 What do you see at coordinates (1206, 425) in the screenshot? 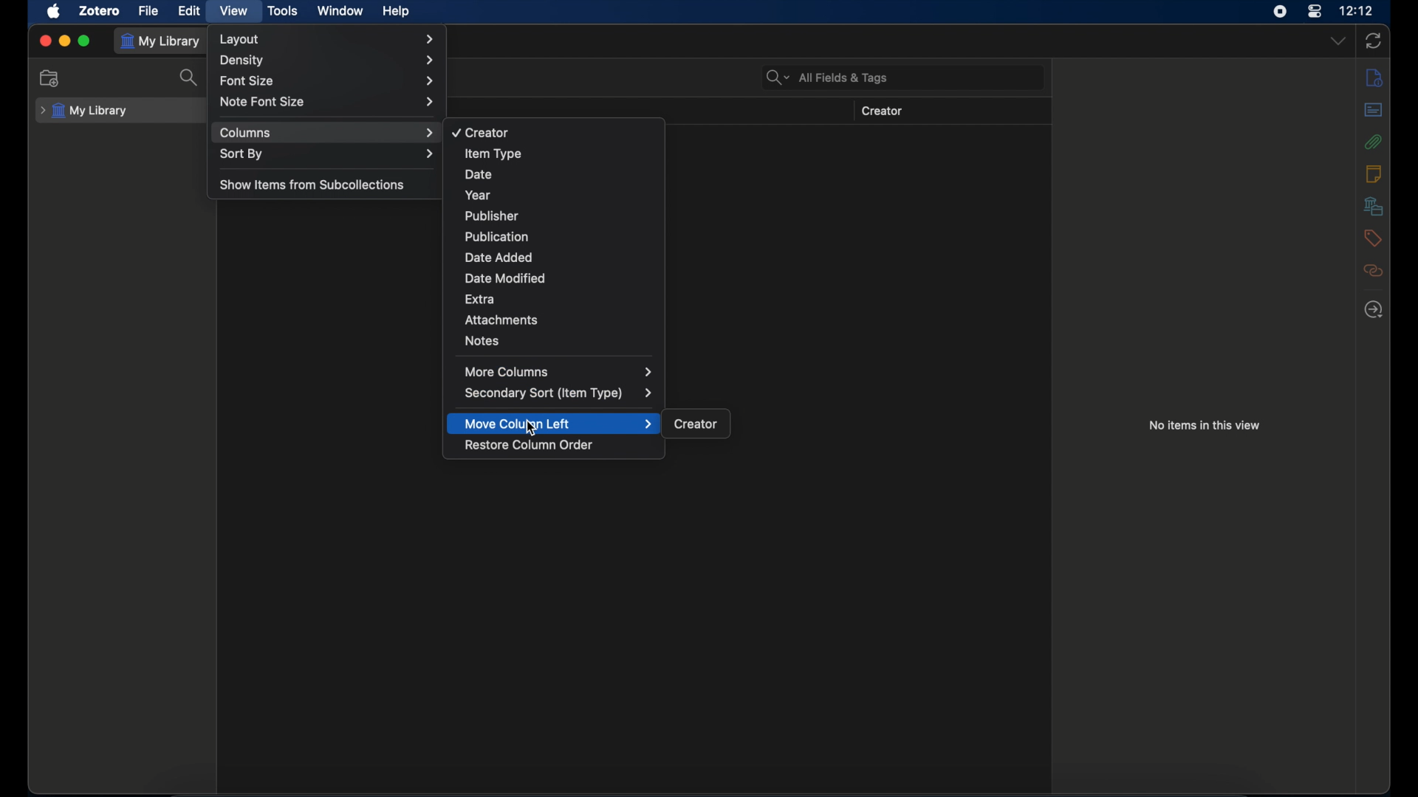
I see `no item in this view` at bounding box center [1206, 425].